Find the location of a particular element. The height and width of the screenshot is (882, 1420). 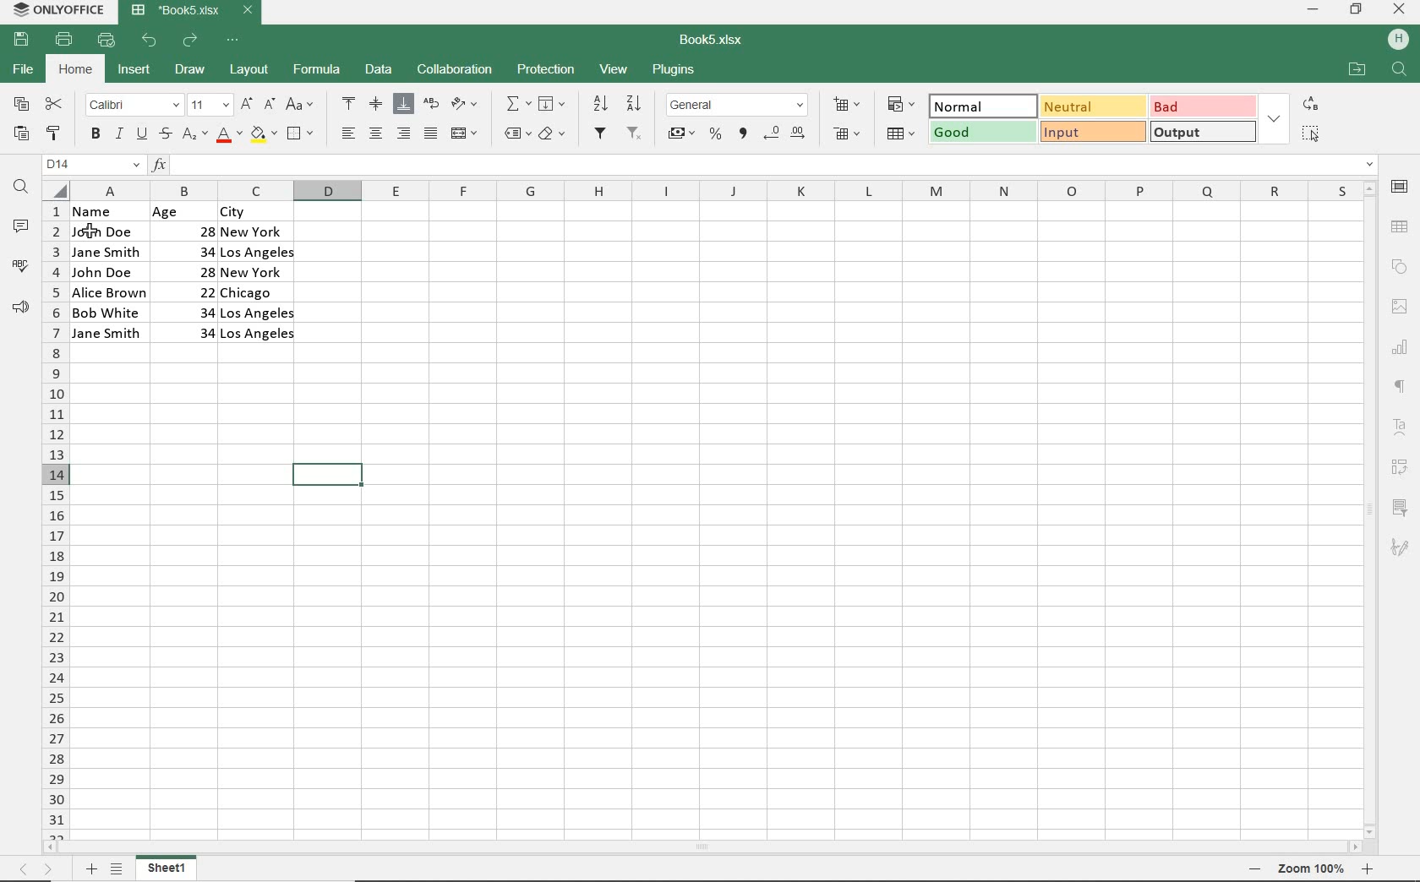

JUSTIFIED is located at coordinates (430, 133).